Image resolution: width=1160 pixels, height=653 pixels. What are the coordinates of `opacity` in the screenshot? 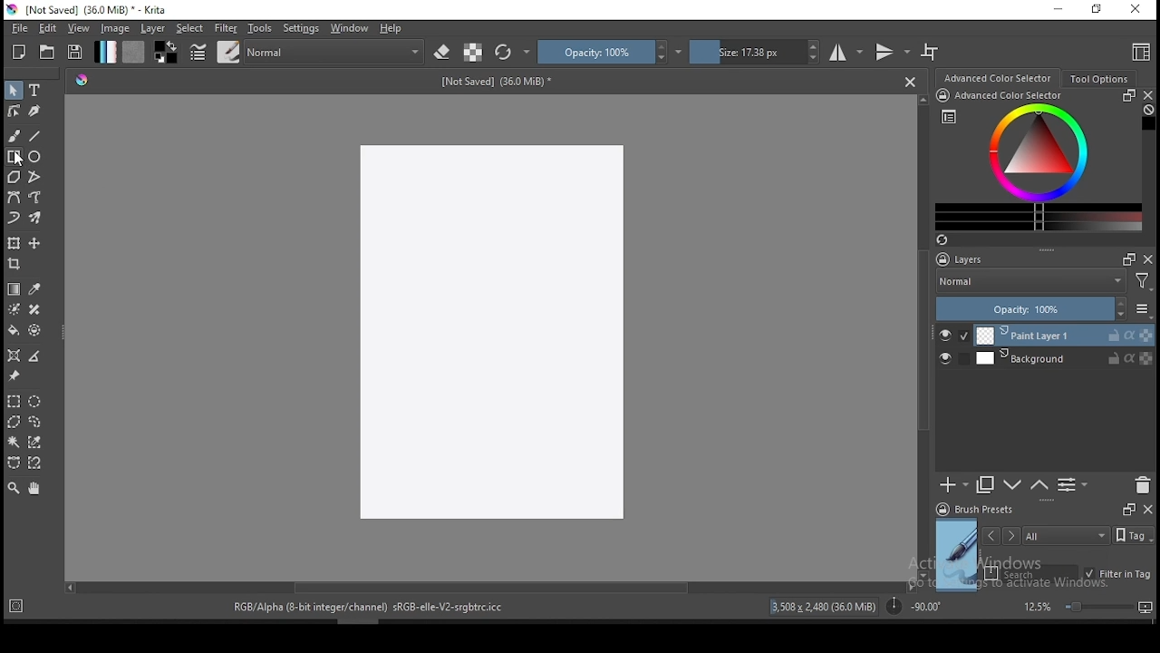 It's located at (610, 52).